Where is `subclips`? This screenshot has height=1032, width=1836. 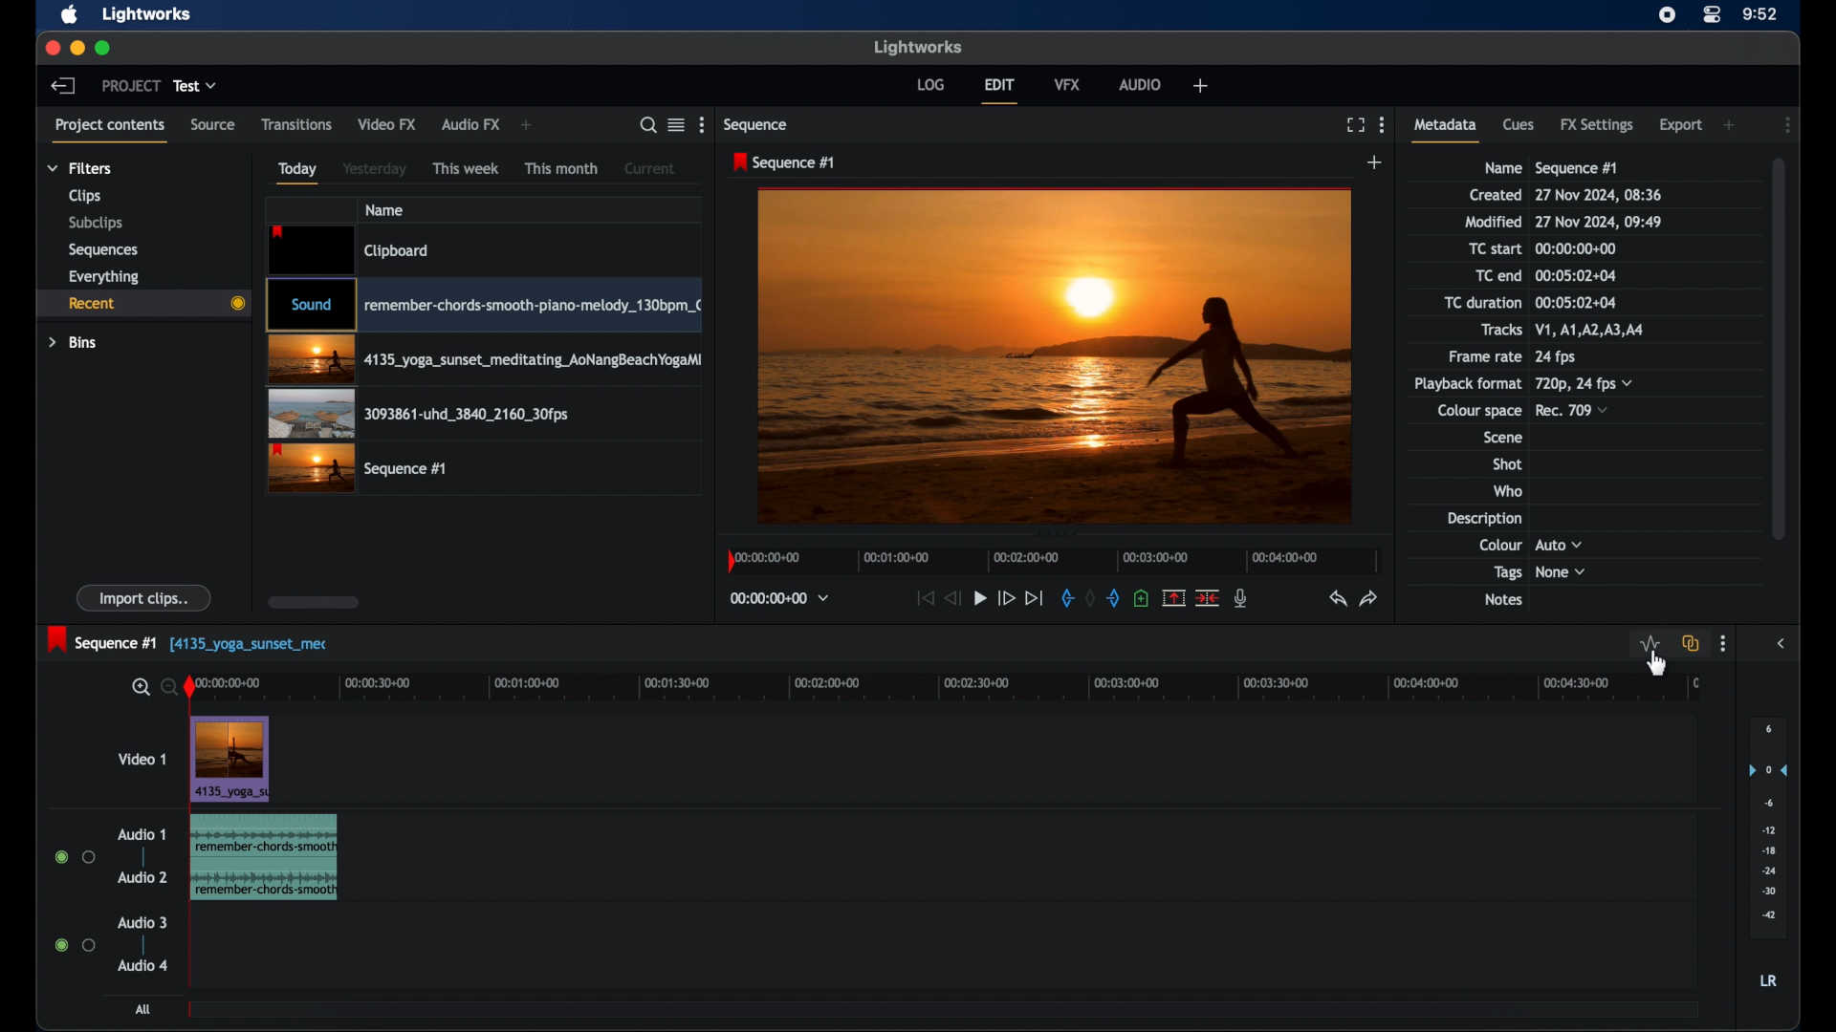 subclips is located at coordinates (96, 225).